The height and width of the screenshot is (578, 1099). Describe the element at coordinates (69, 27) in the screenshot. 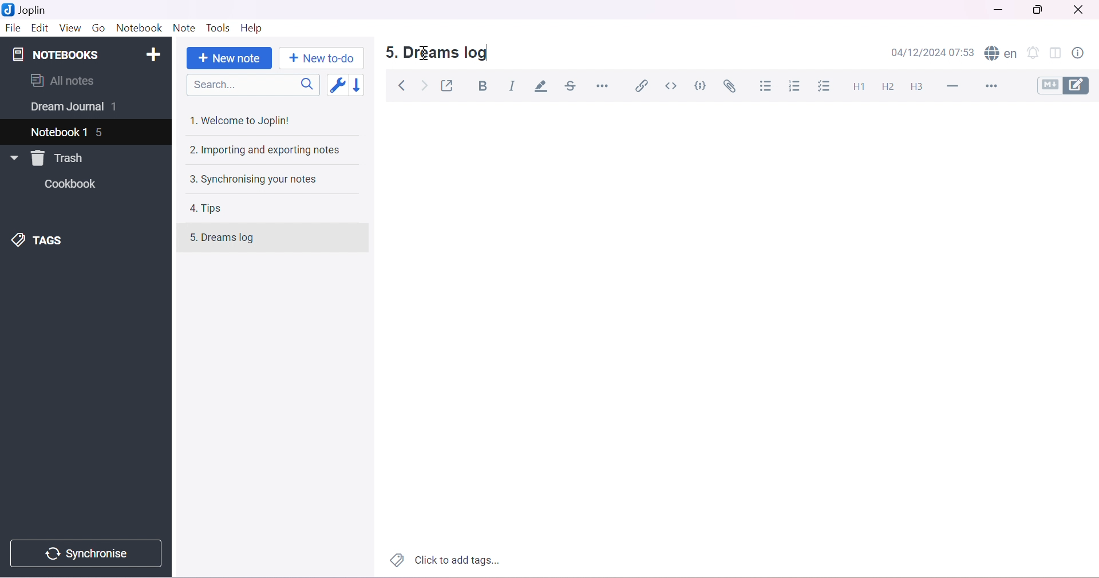

I see `View` at that location.